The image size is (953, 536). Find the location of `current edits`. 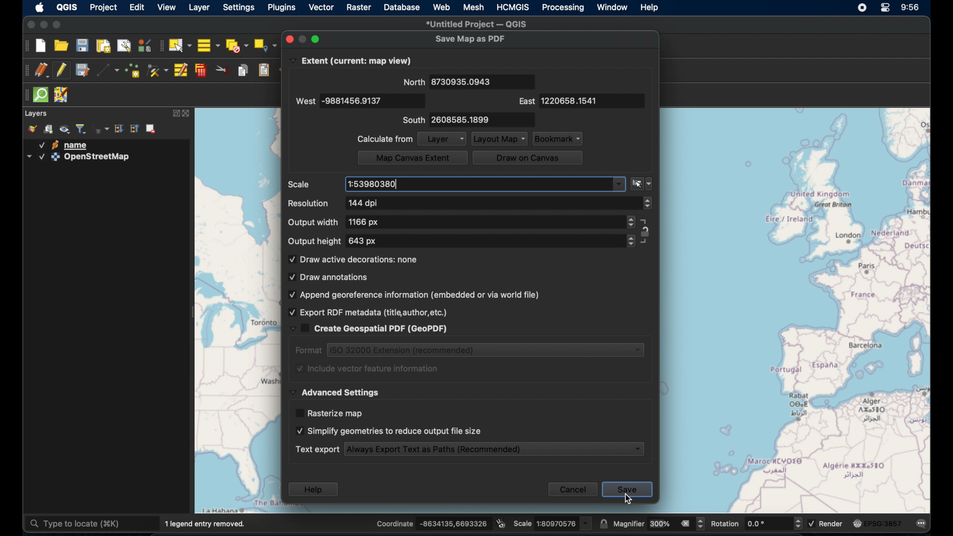

current edits is located at coordinates (42, 70).